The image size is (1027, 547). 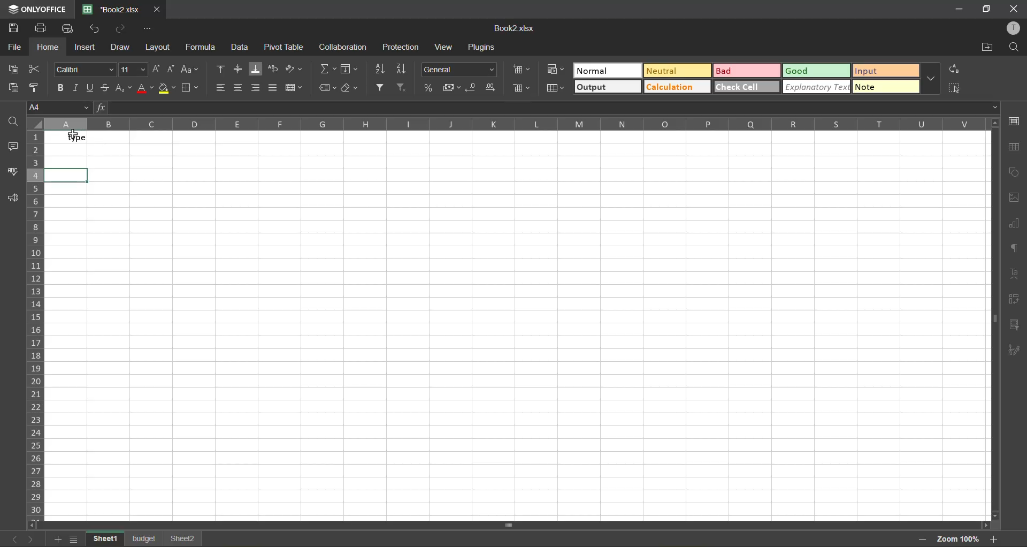 What do you see at coordinates (1014, 327) in the screenshot?
I see `slicer` at bounding box center [1014, 327].